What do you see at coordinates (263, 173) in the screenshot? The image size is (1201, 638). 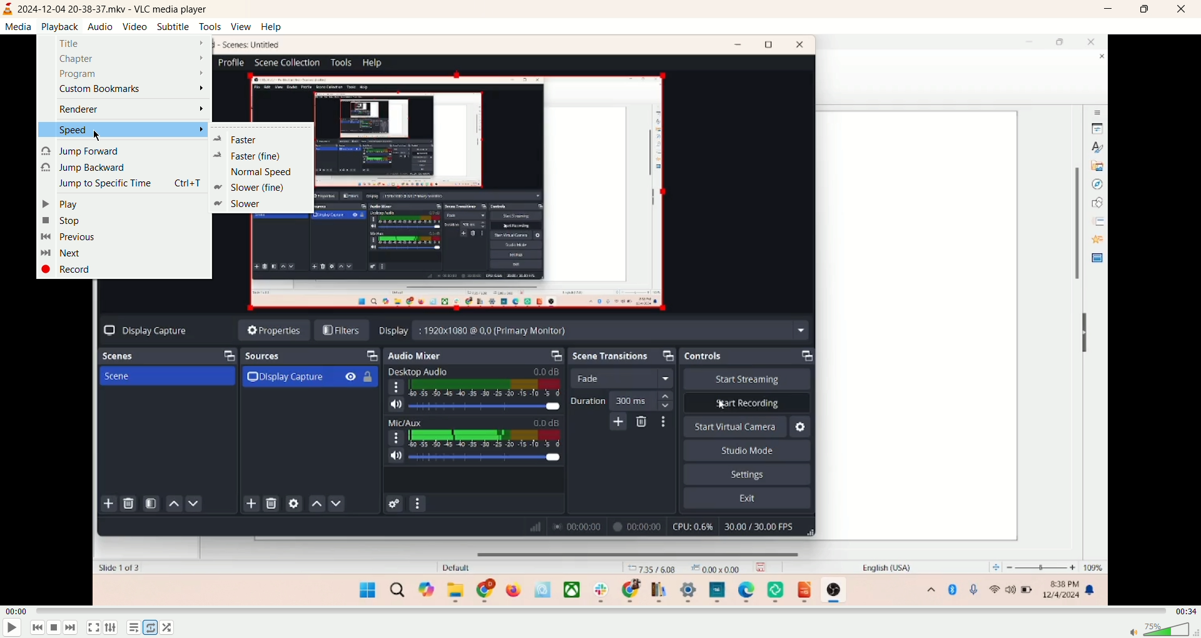 I see `normal speed` at bounding box center [263, 173].